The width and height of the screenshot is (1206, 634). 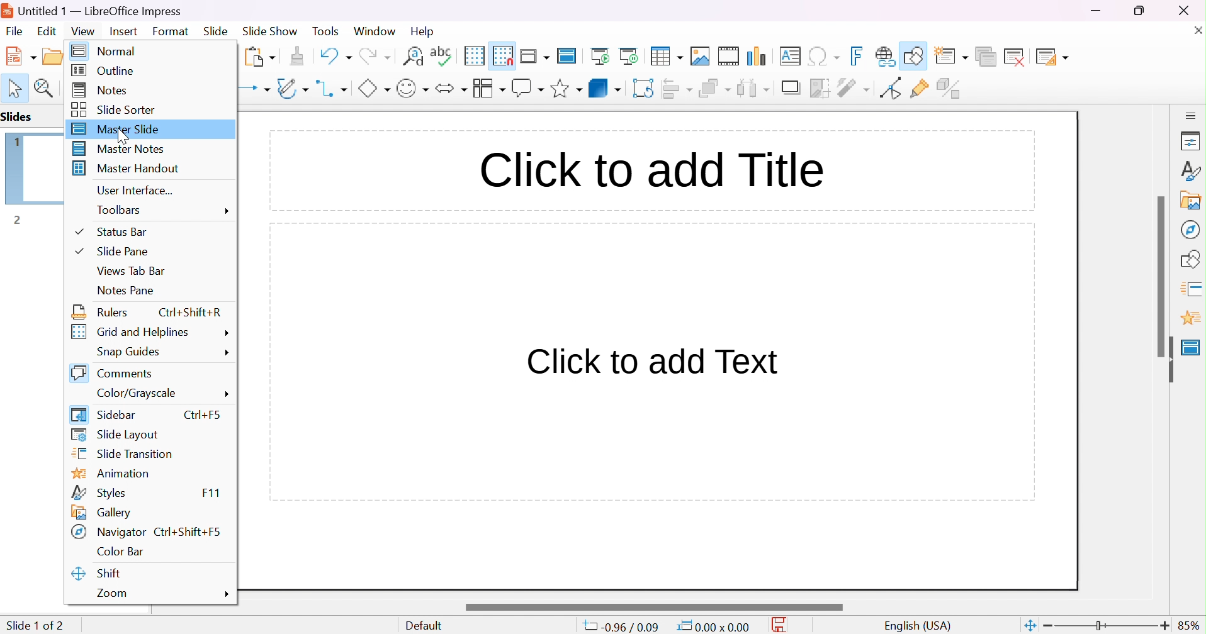 I want to click on spelling, so click(x=441, y=53).